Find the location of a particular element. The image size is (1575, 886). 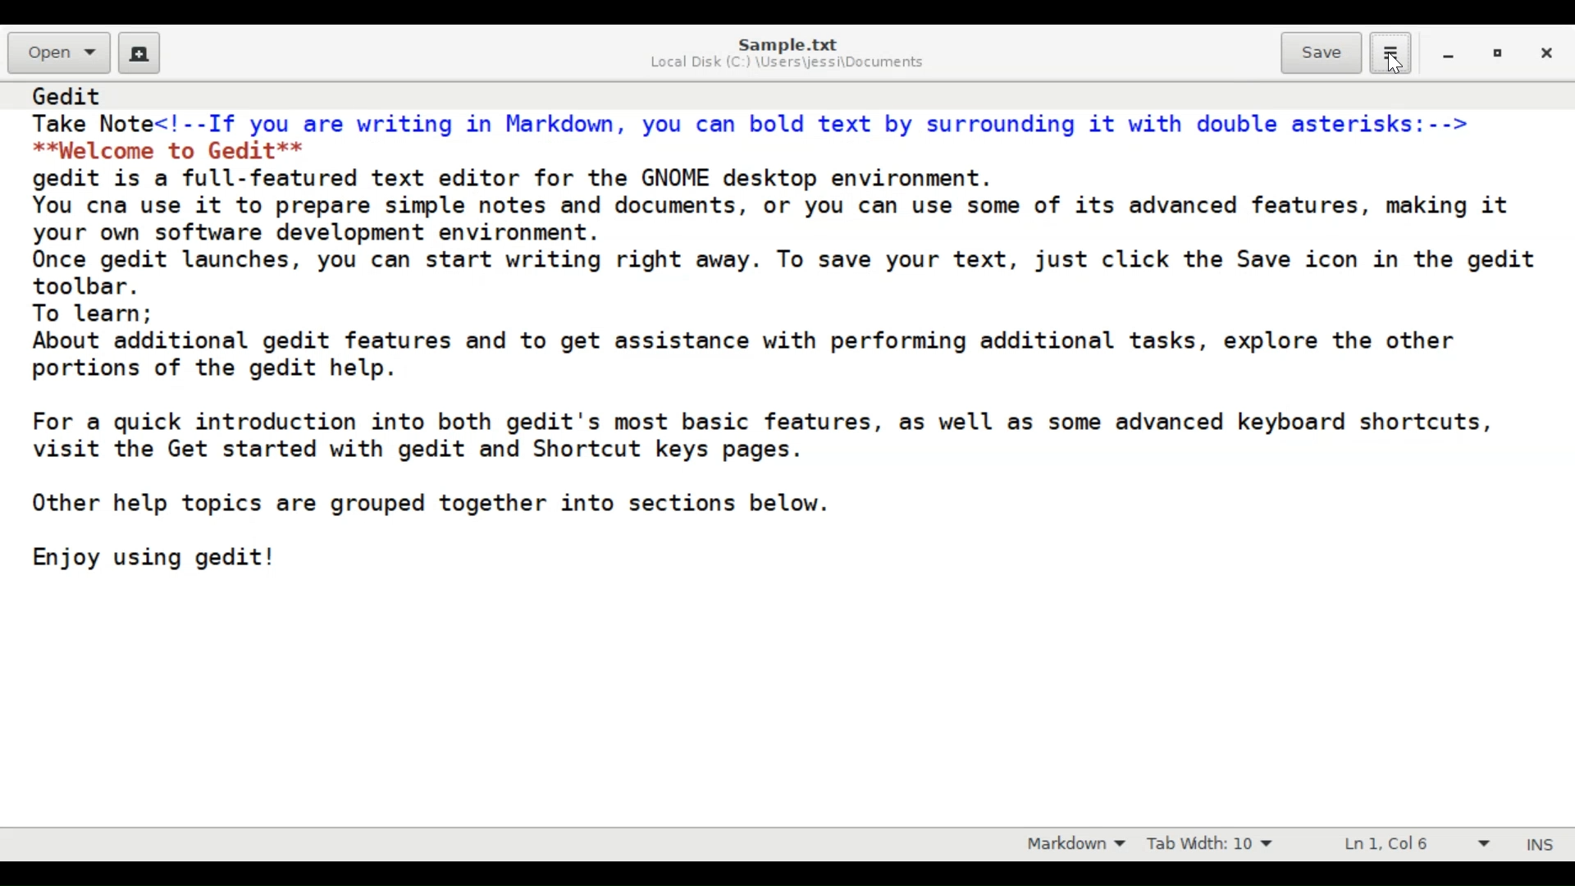

Local Disk (C:) \Users\jessi\Documents is located at coordinates (787, 64).